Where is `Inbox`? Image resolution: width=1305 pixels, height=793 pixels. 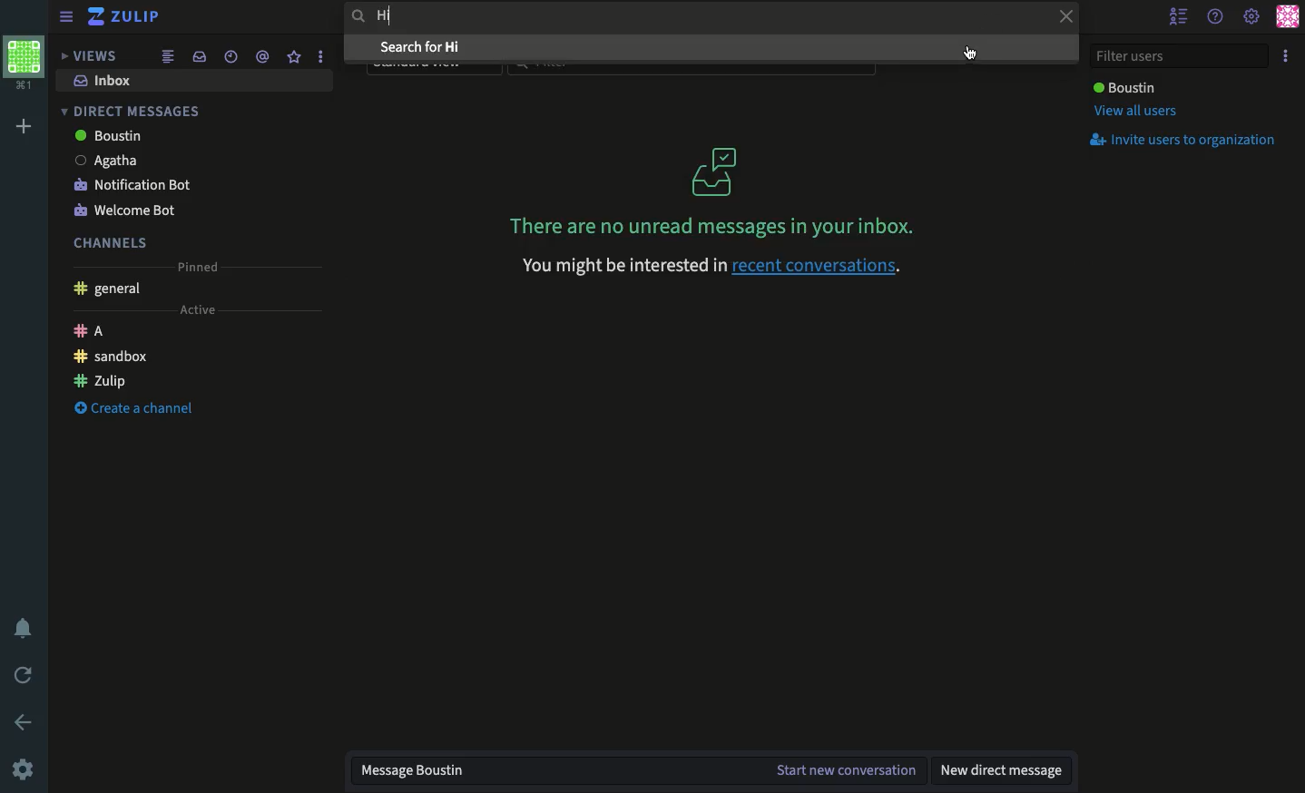 Inbox is located at coordinates (102, 81).